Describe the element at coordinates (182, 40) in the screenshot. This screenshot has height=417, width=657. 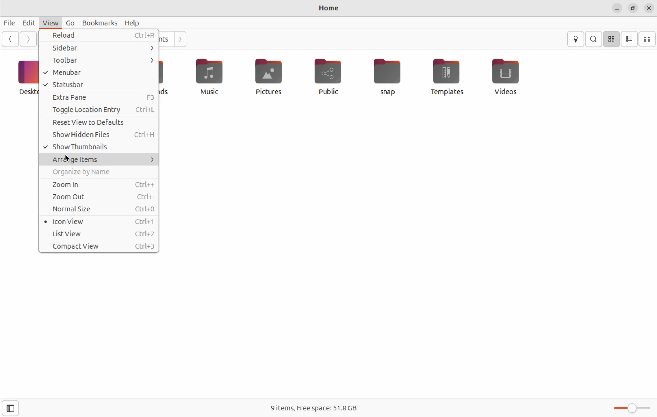
I see `Go next` at that location.